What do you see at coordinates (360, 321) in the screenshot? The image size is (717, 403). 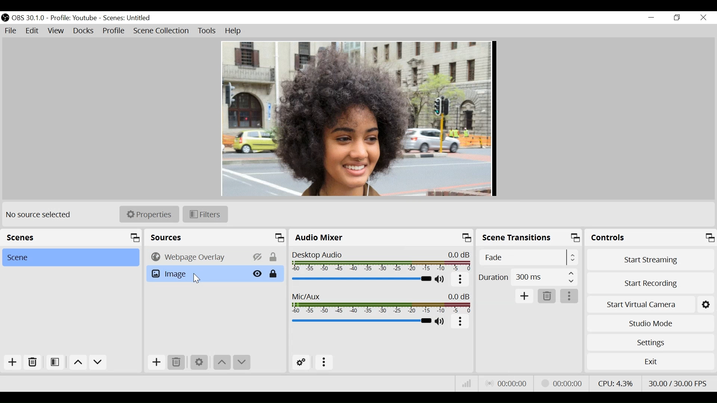 I see `Mic/Aux Slider` at bounding box center [360, 321].